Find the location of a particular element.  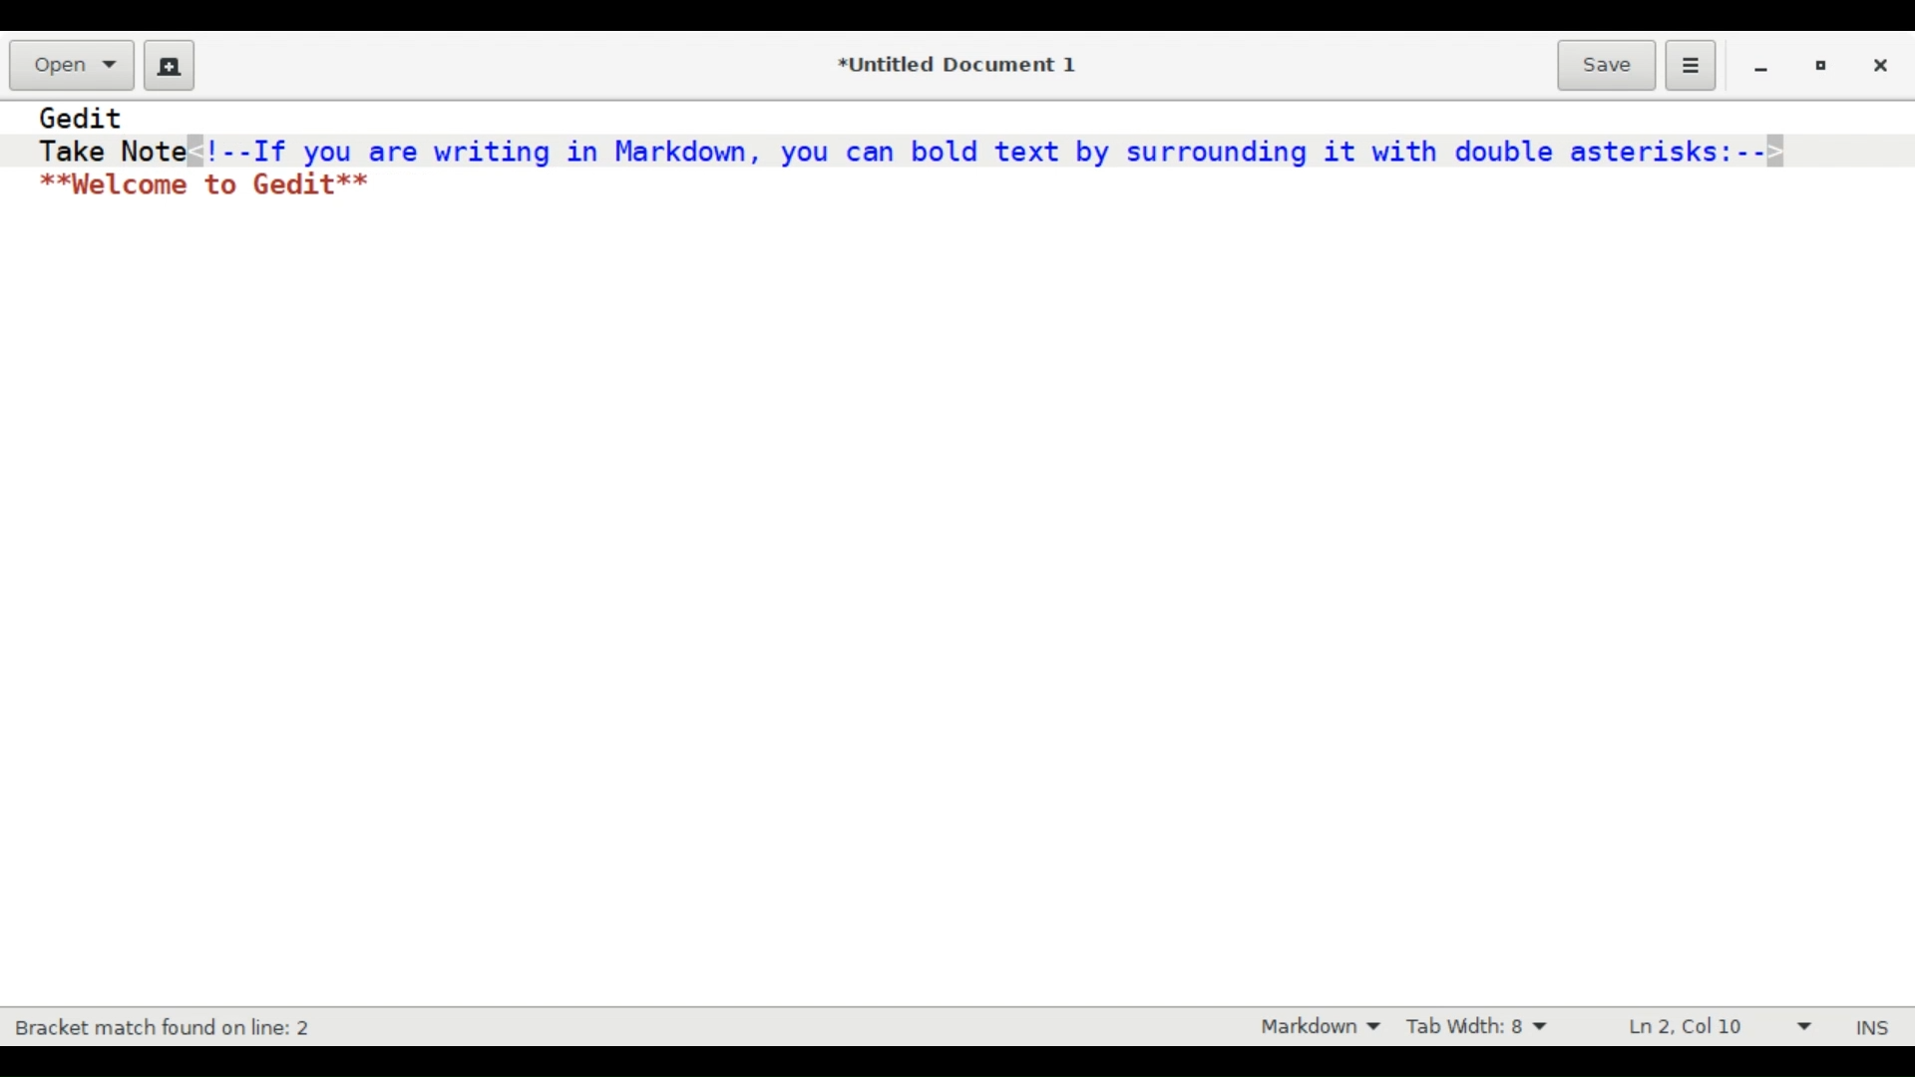

Line & Column Preference is located at coordinates (1716, 1027).